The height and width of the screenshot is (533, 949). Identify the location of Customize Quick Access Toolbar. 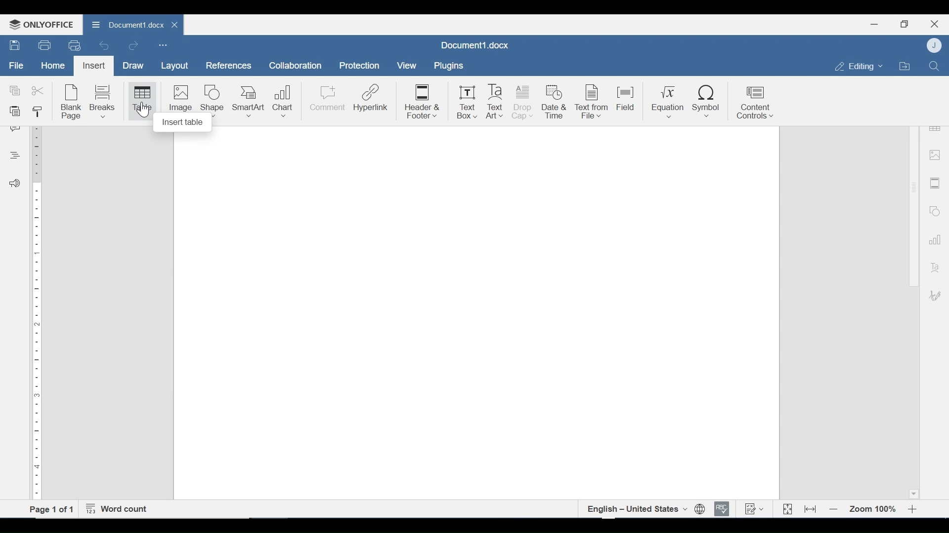
(163, 45).